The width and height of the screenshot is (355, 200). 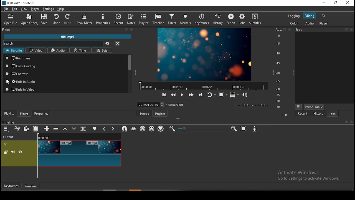 What do you see at coordinates (172, 129) in the screenshot?
I see `zoom timeline out` at bounding box center [172, 129].